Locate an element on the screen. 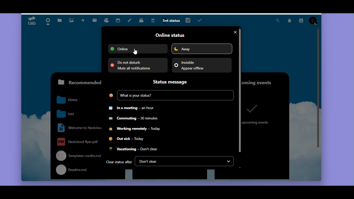 Image resolution: width=354 pixels, height=199 pixels. Online is located at coordinates (138, 49).